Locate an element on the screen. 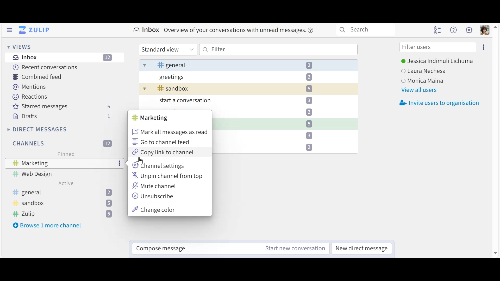  Main menu is located at coordinates (469, 29).